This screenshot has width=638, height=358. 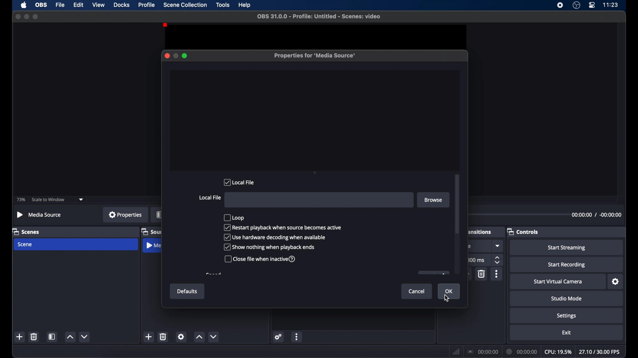 I want to click on delete, so click(x=34, y=336).